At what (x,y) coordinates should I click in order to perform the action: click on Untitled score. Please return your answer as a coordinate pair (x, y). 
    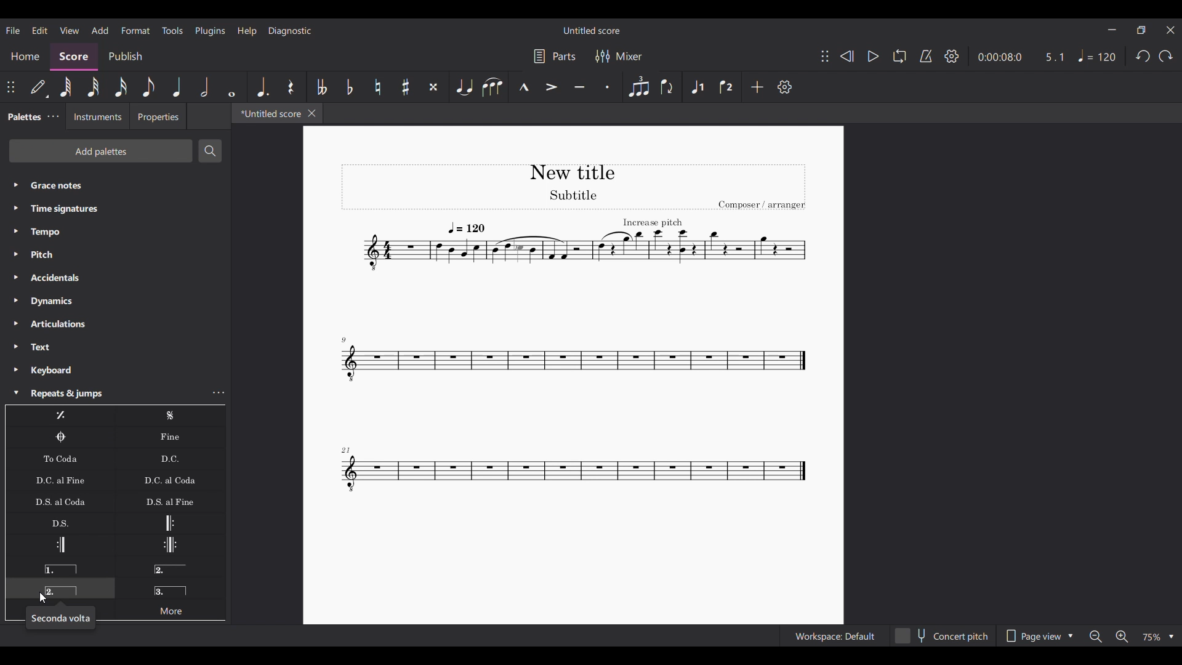
    Looking at the image, I should click on (592, 31).